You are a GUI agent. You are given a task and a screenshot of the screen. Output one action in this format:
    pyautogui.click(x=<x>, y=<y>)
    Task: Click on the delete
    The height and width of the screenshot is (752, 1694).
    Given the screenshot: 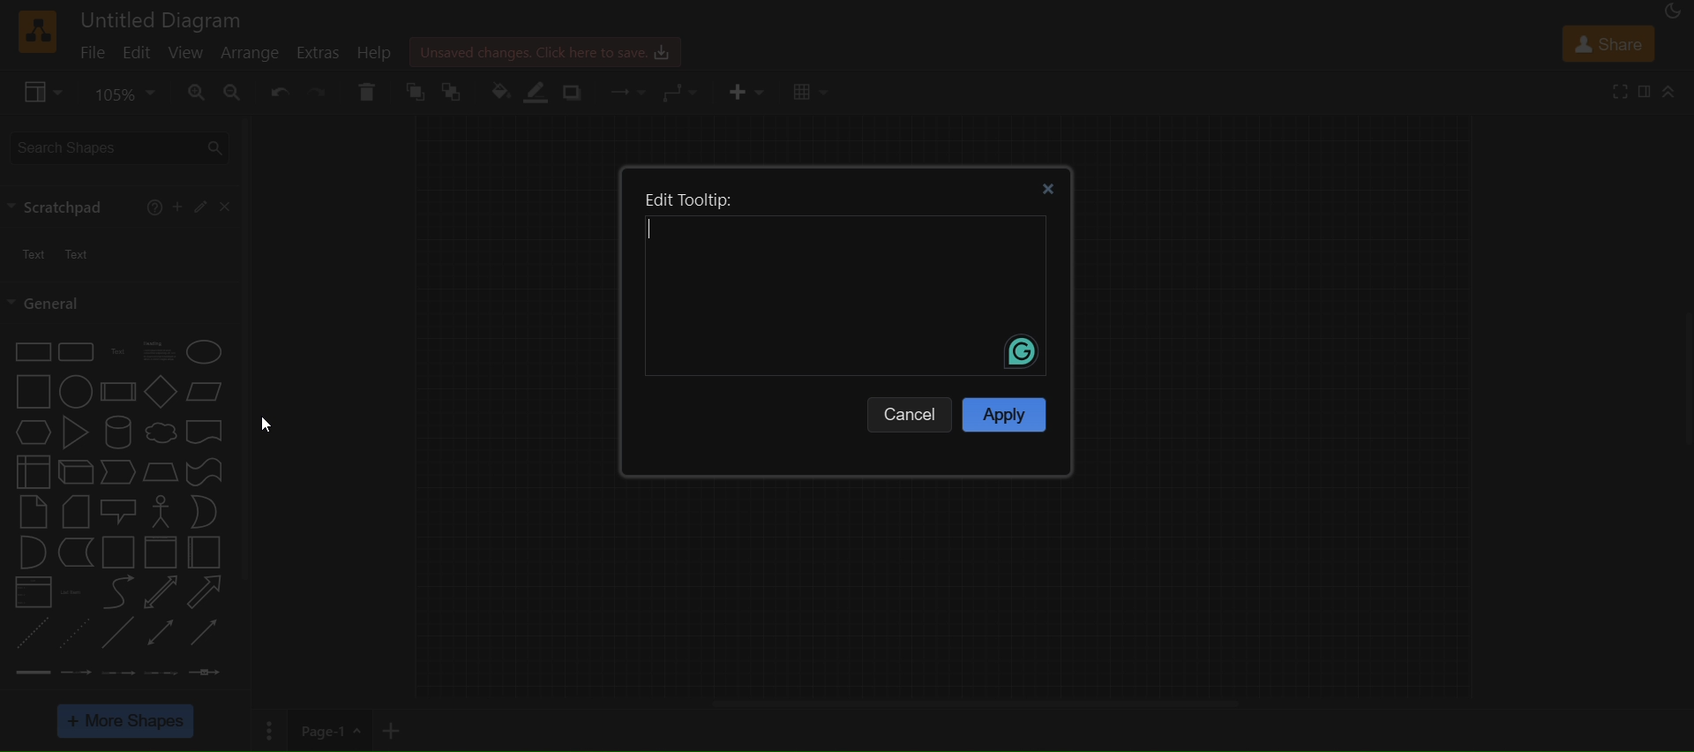 What is the action you would take?
    pyautogui.click(x=368, y=90)
    